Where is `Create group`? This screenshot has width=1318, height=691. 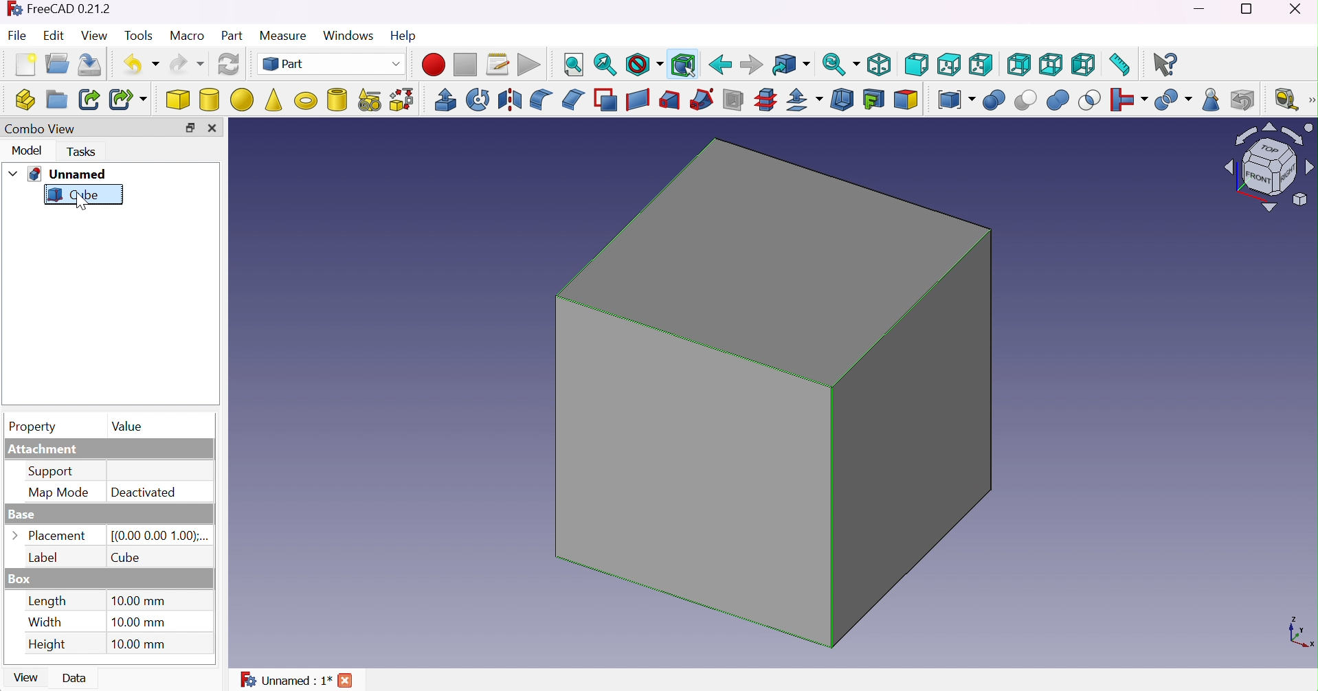 Create group is located at coordinates (58, 98).